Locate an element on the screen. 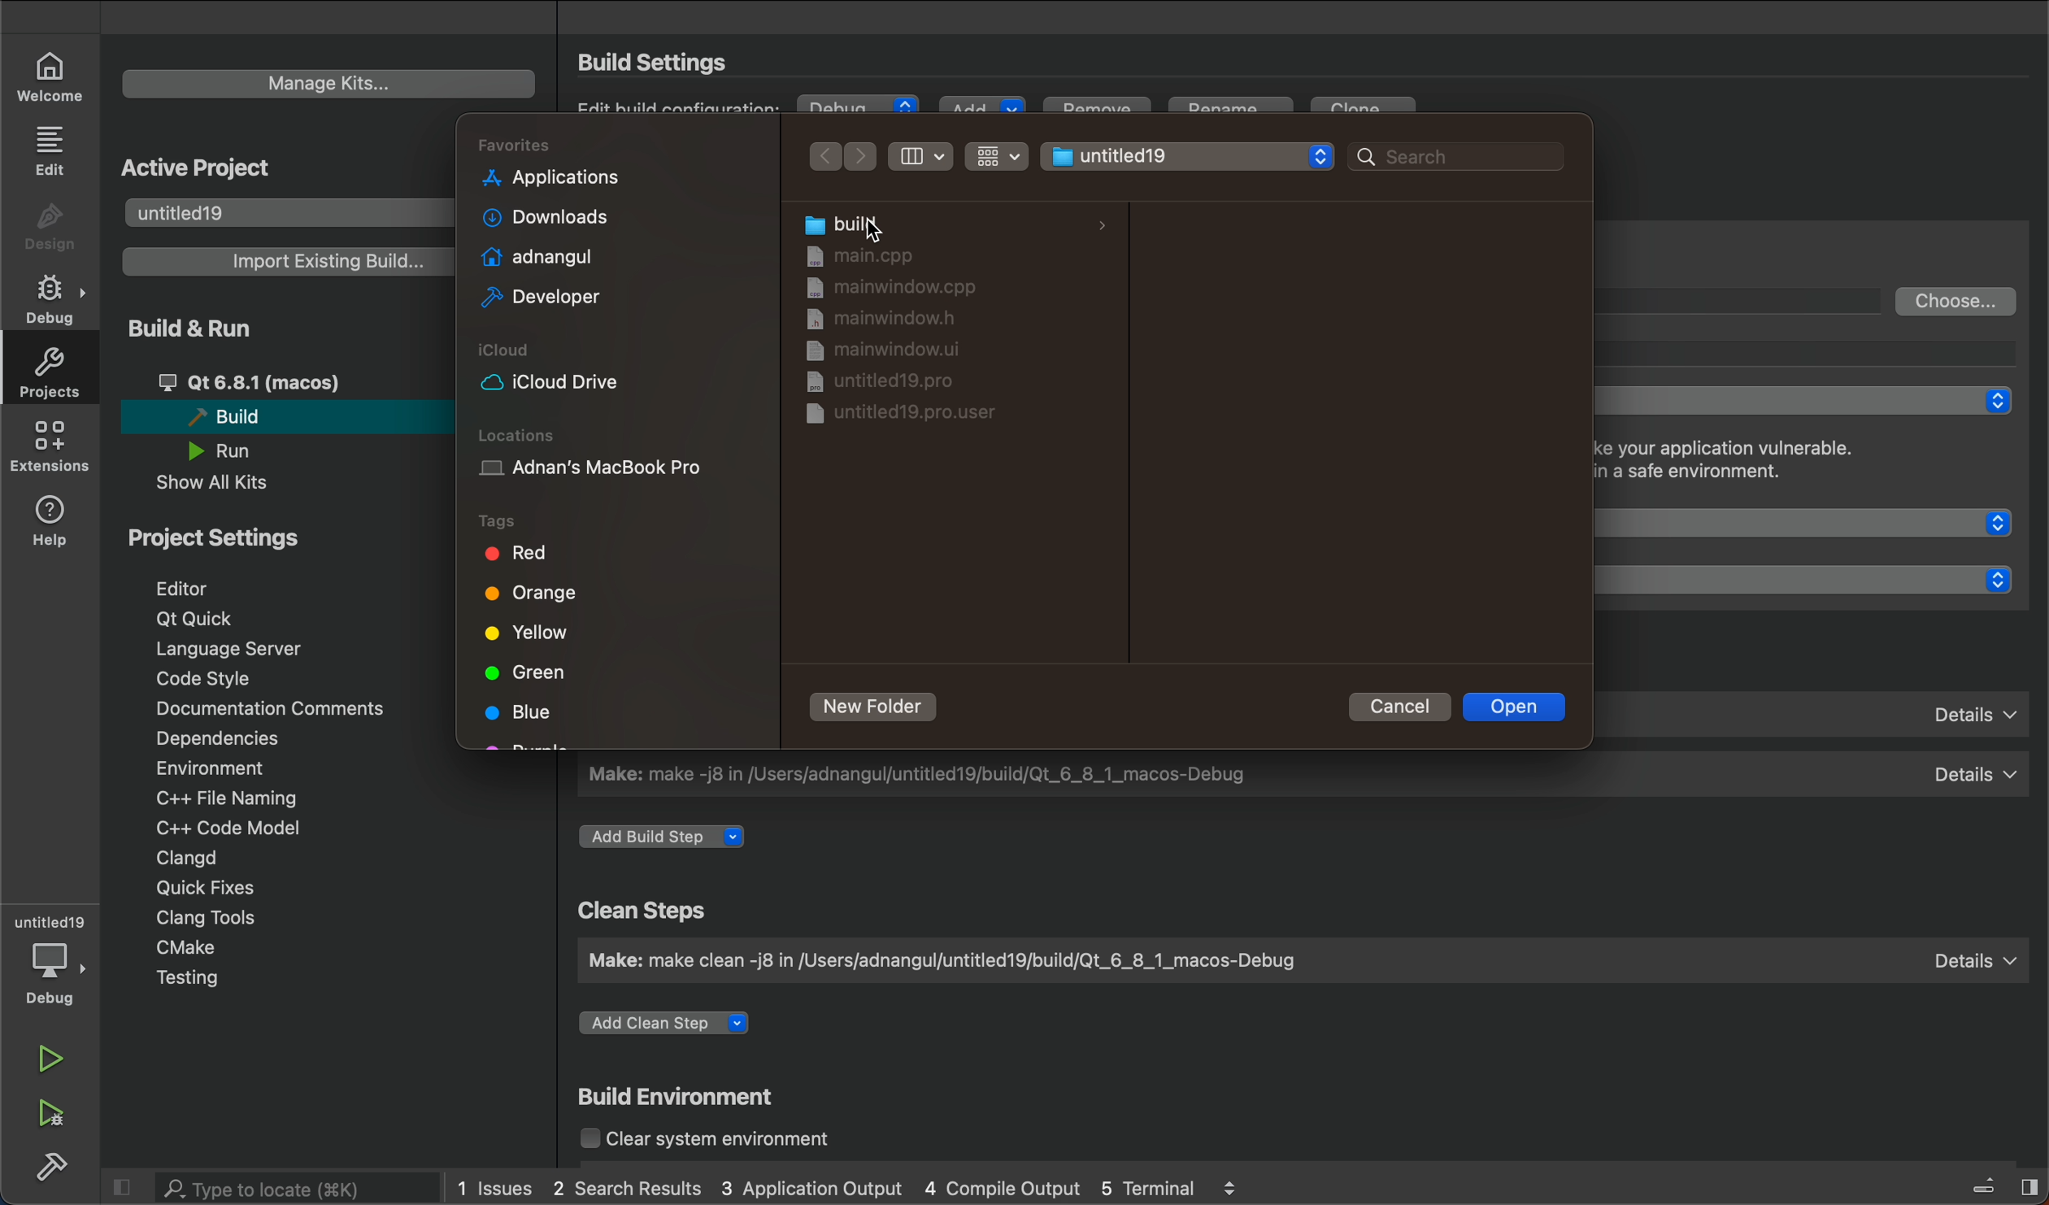 The width and height of the screenshot is (2049, 1205). blue is located at coordinates (523, 715).